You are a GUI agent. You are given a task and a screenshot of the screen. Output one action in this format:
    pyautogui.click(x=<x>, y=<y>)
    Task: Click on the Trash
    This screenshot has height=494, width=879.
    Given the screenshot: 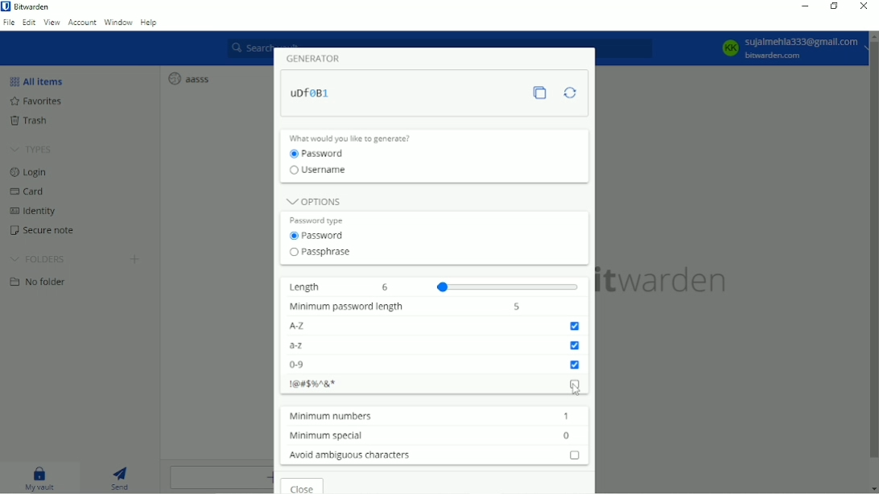 What is the action you would take?
    pyautogui.click(x=35, y=121)
    